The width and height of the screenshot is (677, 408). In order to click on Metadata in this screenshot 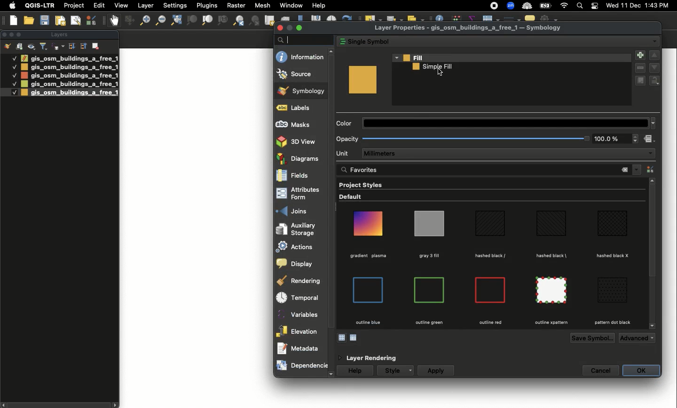, I will do `click(302, 349)`.